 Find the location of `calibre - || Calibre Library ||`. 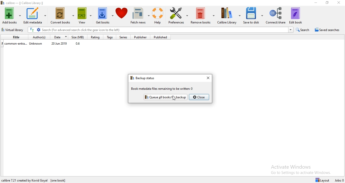

calibre - || Calibre Library || is located at coordinates (28, 3).